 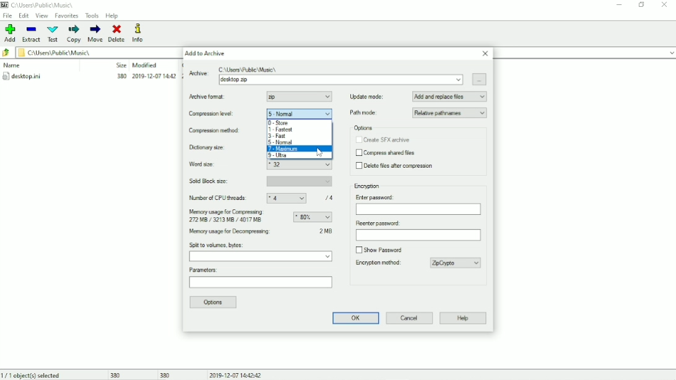 I want to click on Solid block size, so click(x=261, y=181).